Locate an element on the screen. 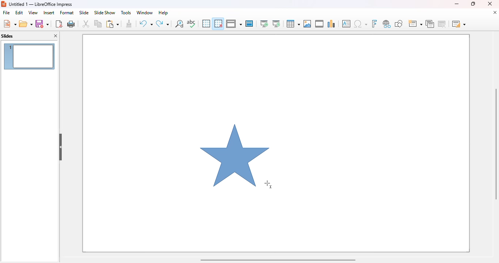 The width and height of the screenshot is (499, 263). view is located at coordinates (33, 12).